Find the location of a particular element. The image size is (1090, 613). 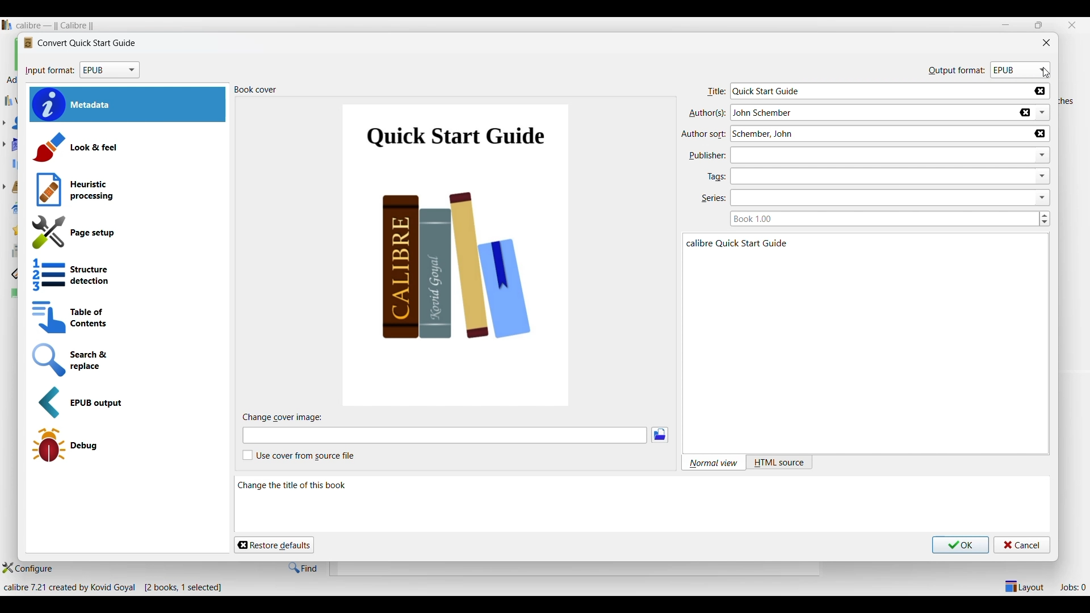

Type in publisher is located at coordinates (859, 156).